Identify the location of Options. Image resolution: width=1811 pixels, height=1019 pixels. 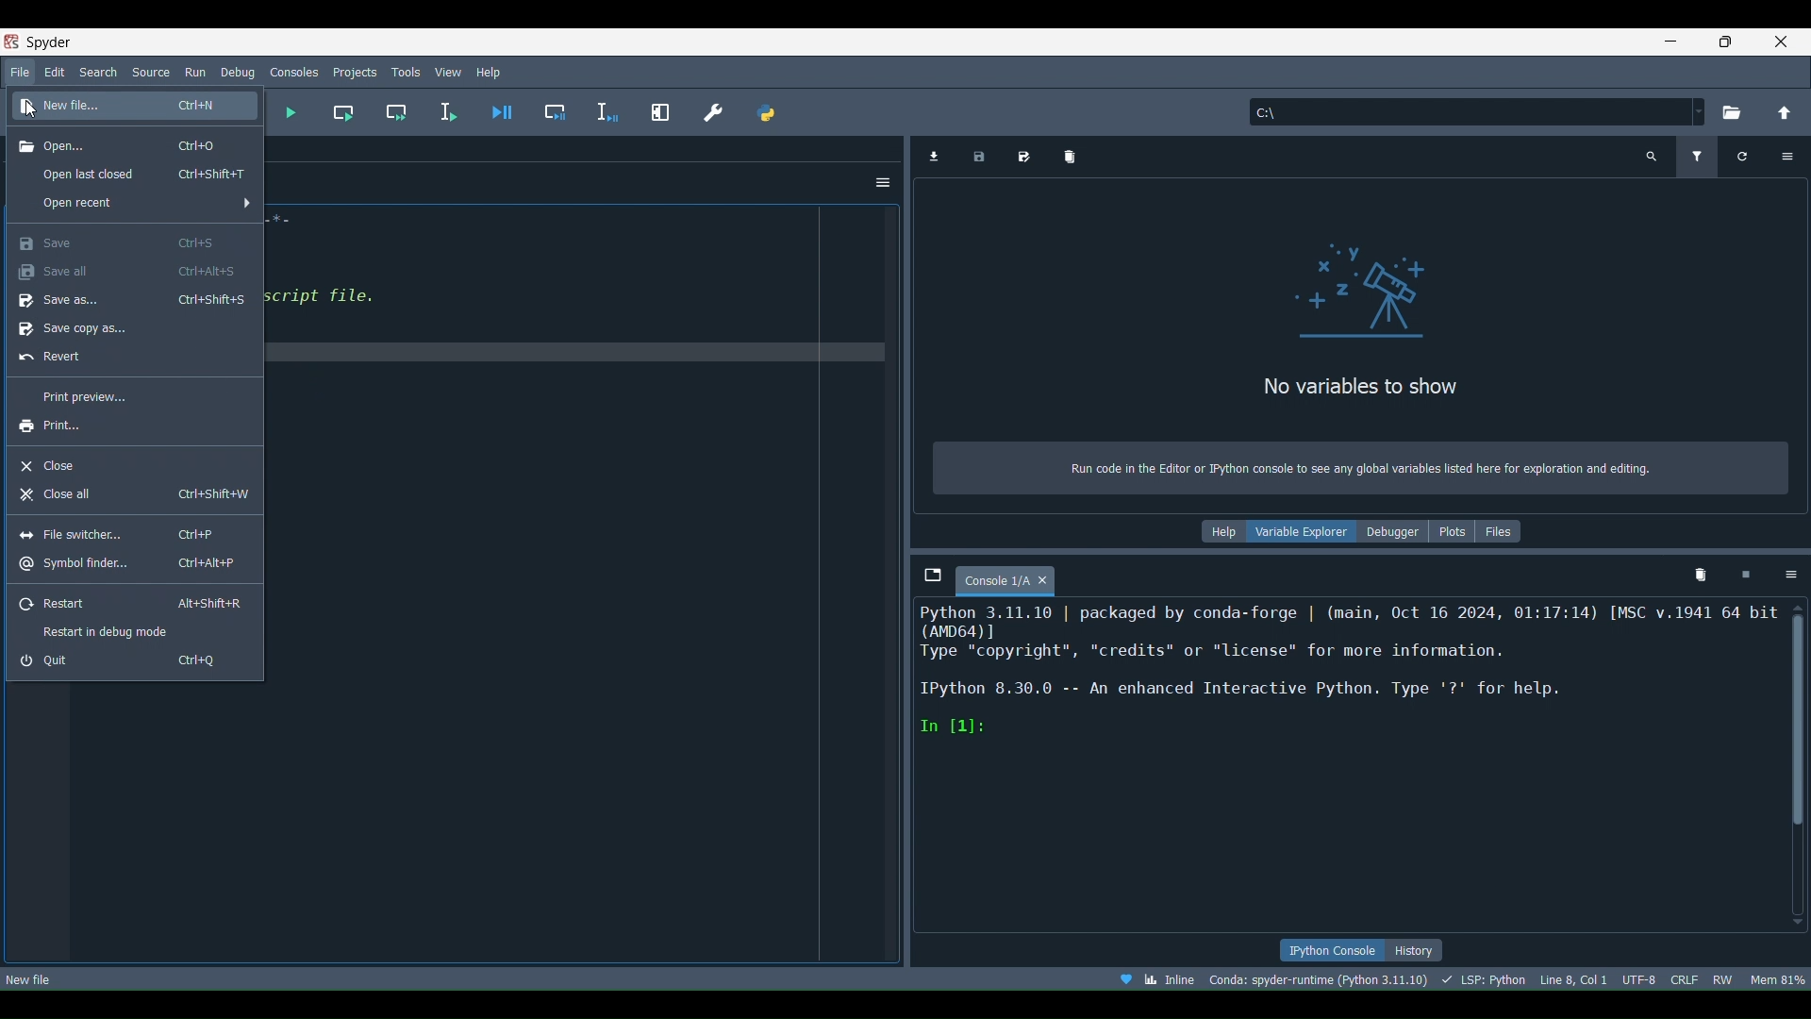
(885, 183).